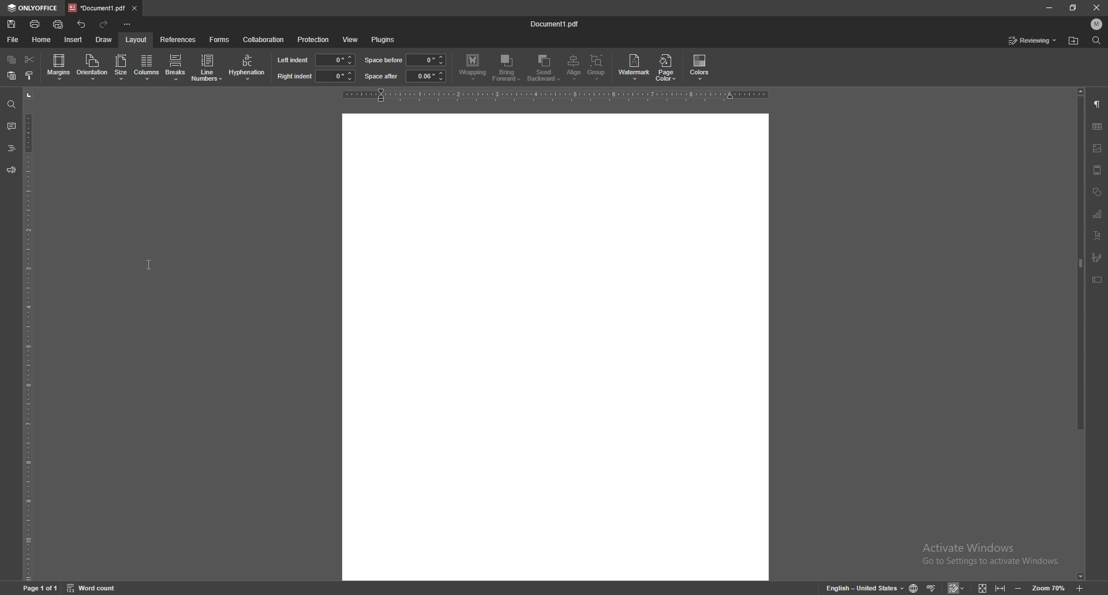 The height and width of the screenshot is (595, 1108). Describe the element at coordinates (1048, 588) in the screenshot. I see `zoom 70%` at that location.